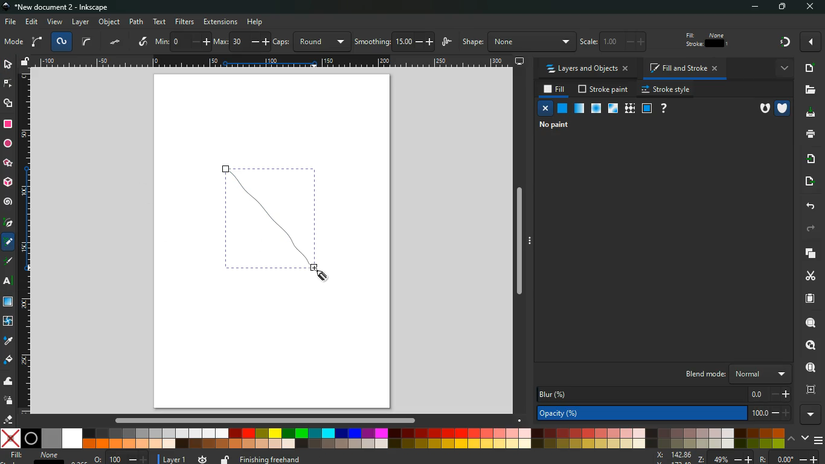  I want to click on forward, so click(812, 229).